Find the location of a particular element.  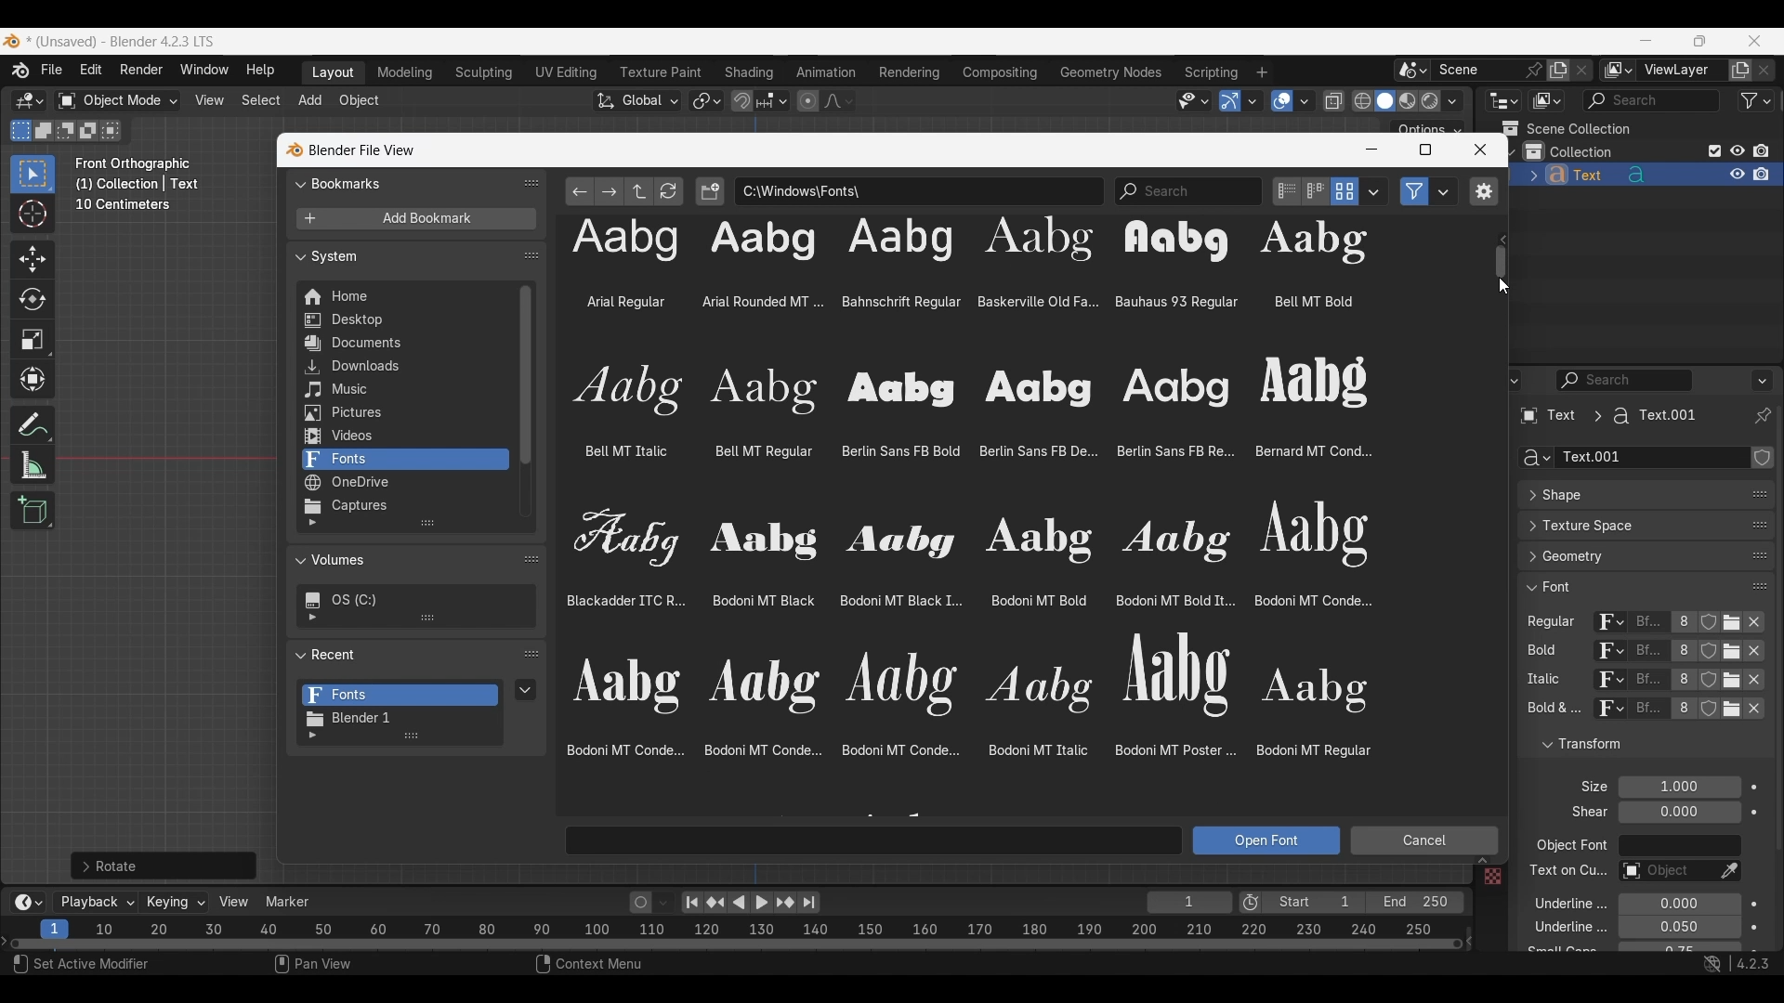

Small caps is located at coordinates (1678, 947).